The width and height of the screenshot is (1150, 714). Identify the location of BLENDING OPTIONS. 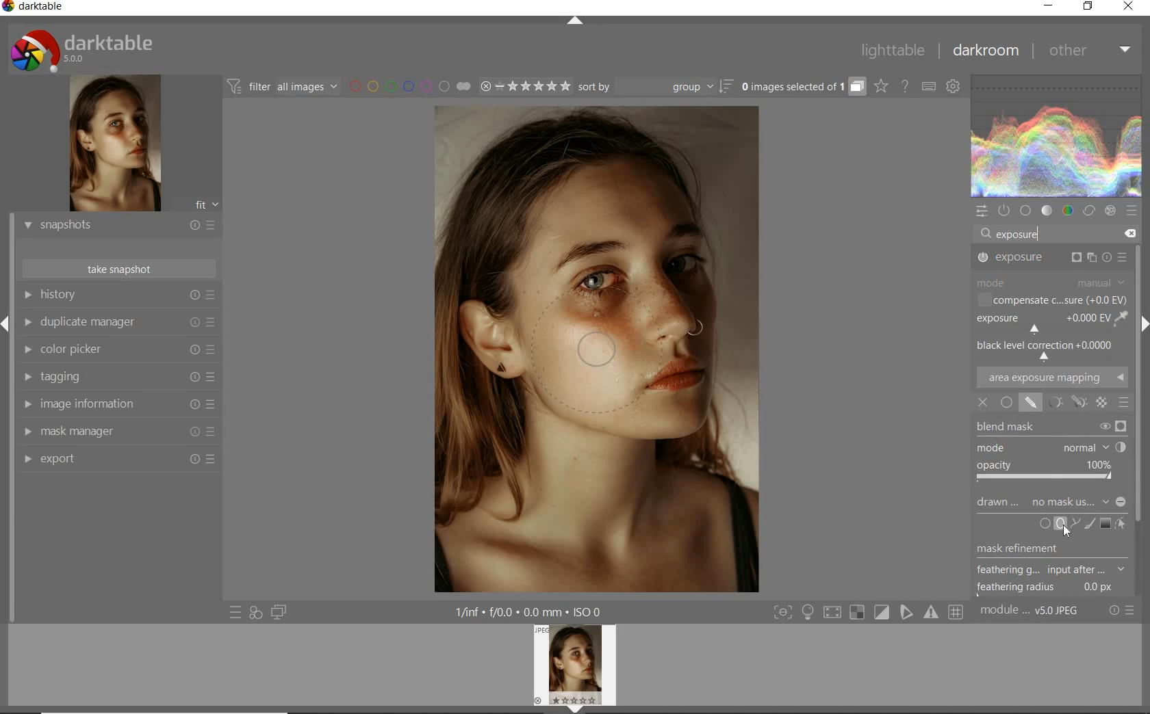
(1123, 404).